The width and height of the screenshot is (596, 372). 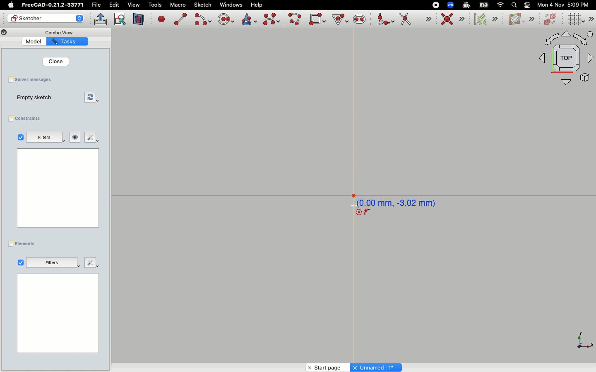 I want to click on Edit, so click(x=114, y=5).